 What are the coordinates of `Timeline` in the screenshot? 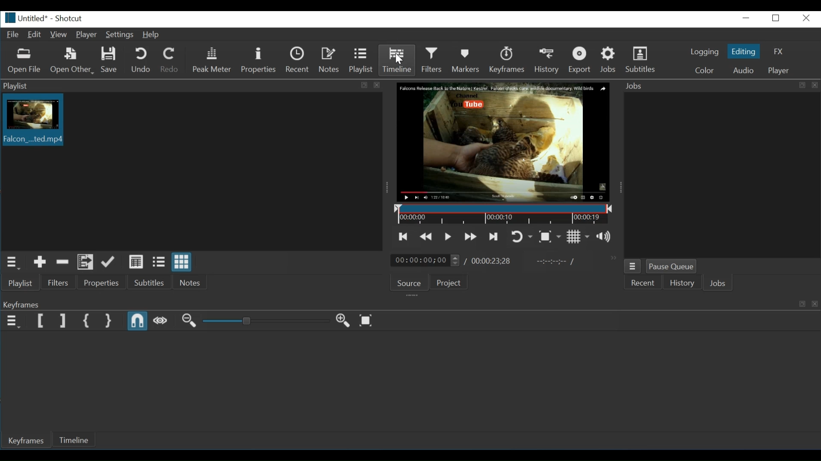 It's located at (503, 215).